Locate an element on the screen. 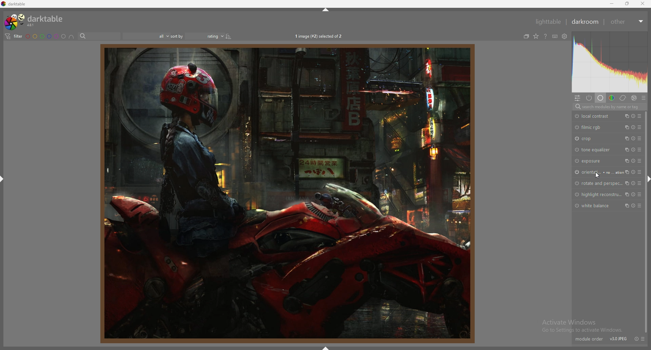 The width and height of the screenshot is (651, 350). multiple instances action is located at coordinates (626, 161).